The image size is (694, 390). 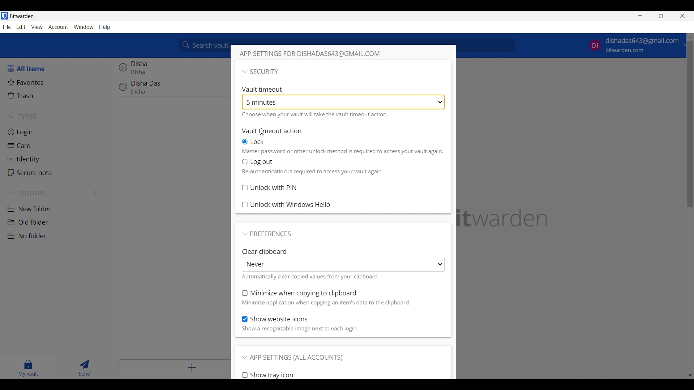 What do you see at coordinates (641, 16) in the screenshot?
I see `Minimize` at bounding box center [641, 16].